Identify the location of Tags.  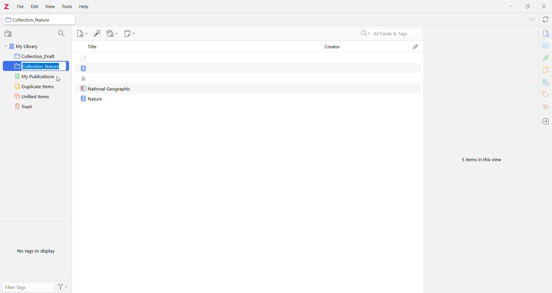
(545, 94).